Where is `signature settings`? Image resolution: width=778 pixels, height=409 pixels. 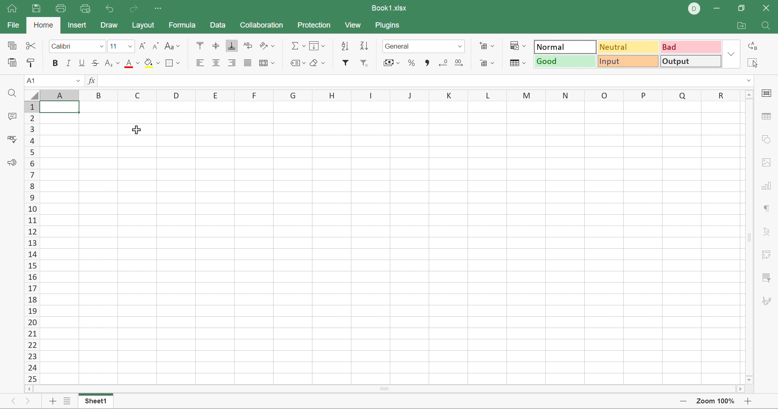
signature settings is located at coordinates (767, 300).